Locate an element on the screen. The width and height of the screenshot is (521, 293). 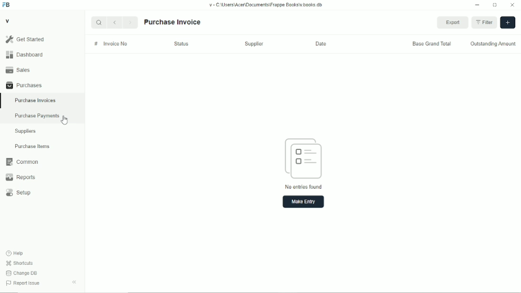
Reports is located at coordinates (42, 177).